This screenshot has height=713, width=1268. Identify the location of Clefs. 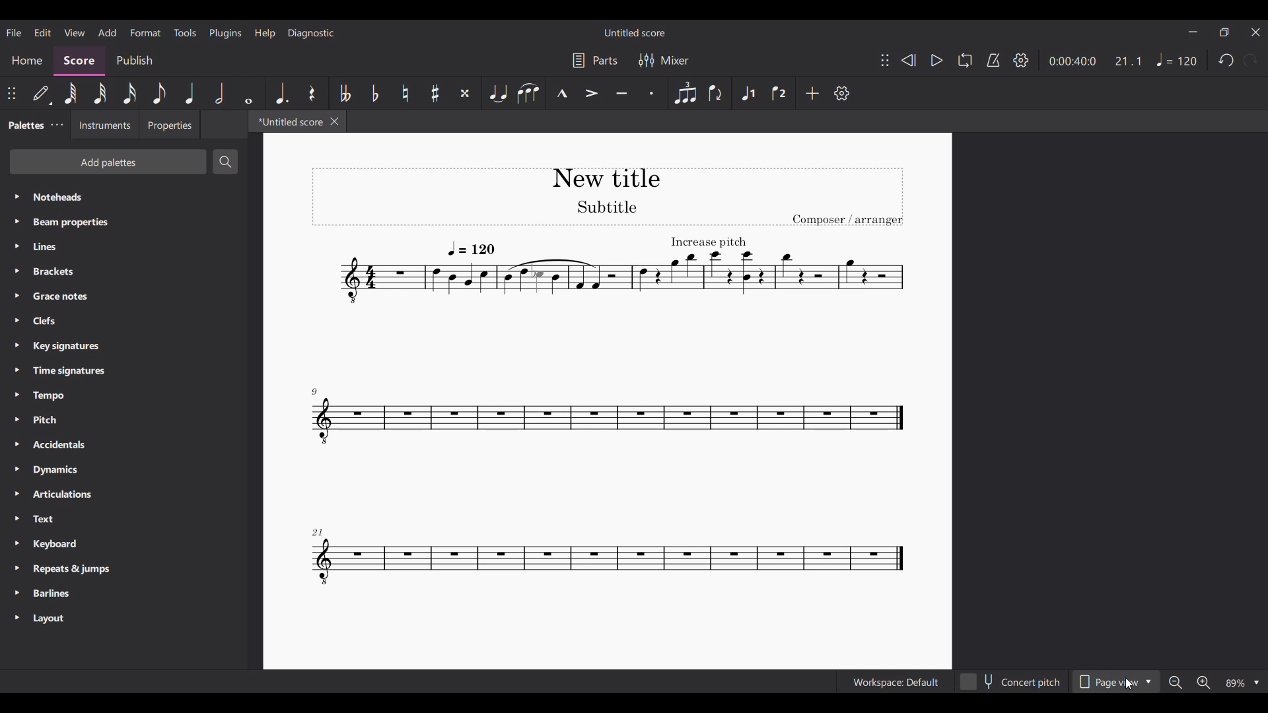
(123, 321).